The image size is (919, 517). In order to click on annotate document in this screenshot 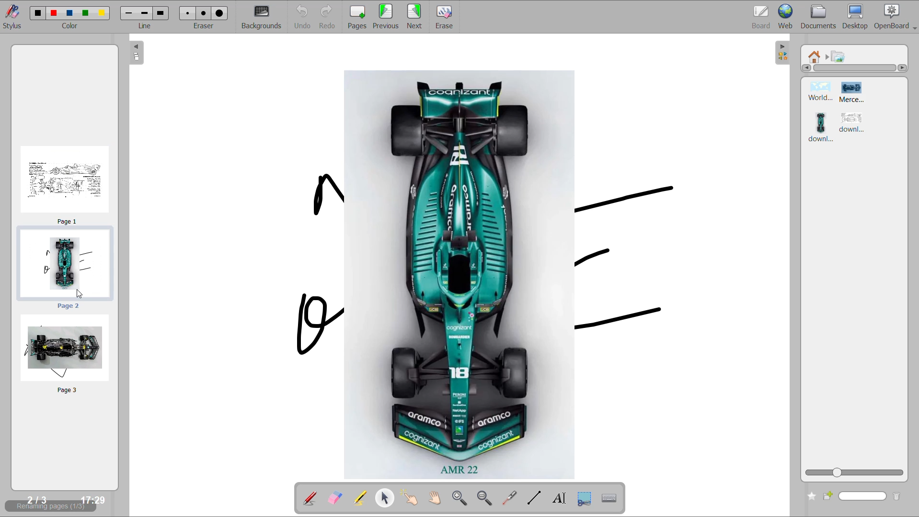, I will do `click(307, 498)`.